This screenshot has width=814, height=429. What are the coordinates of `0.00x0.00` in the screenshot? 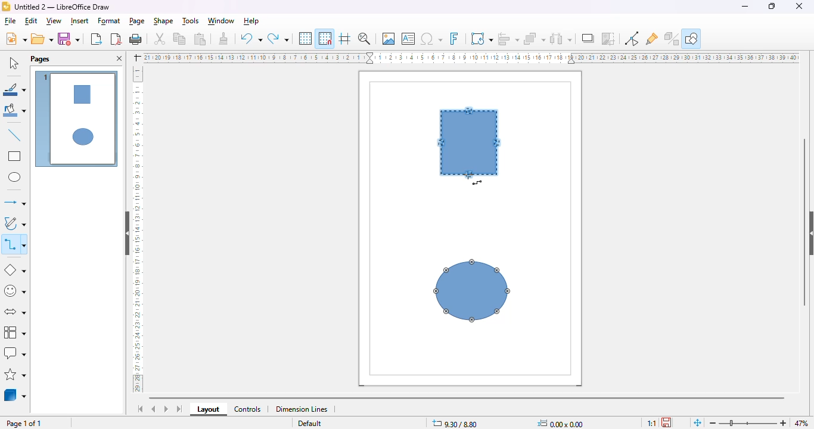 It's located at (562, 422).